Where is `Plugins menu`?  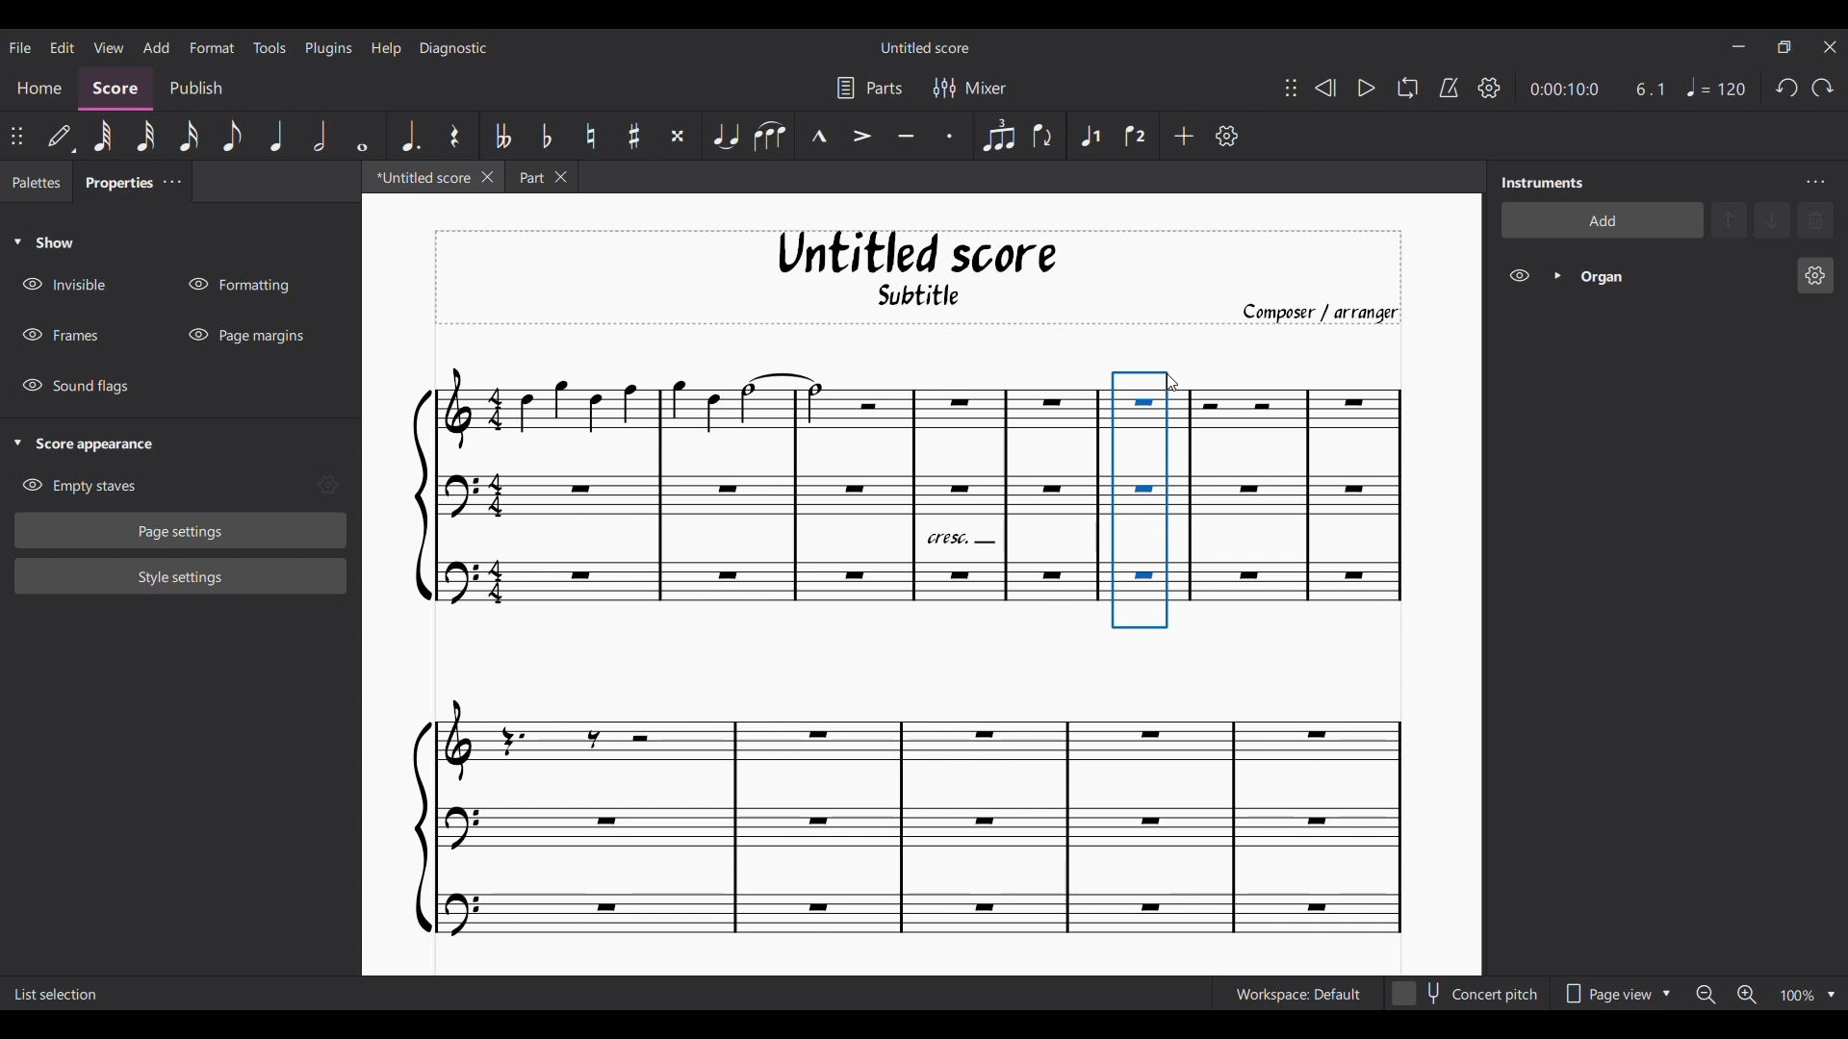 Plugins menu is located at coordinates (329, 48).